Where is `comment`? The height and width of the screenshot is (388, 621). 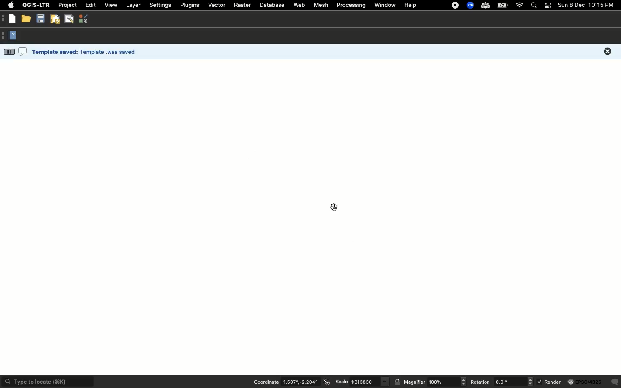
comment is located at coordinates (22, 52).